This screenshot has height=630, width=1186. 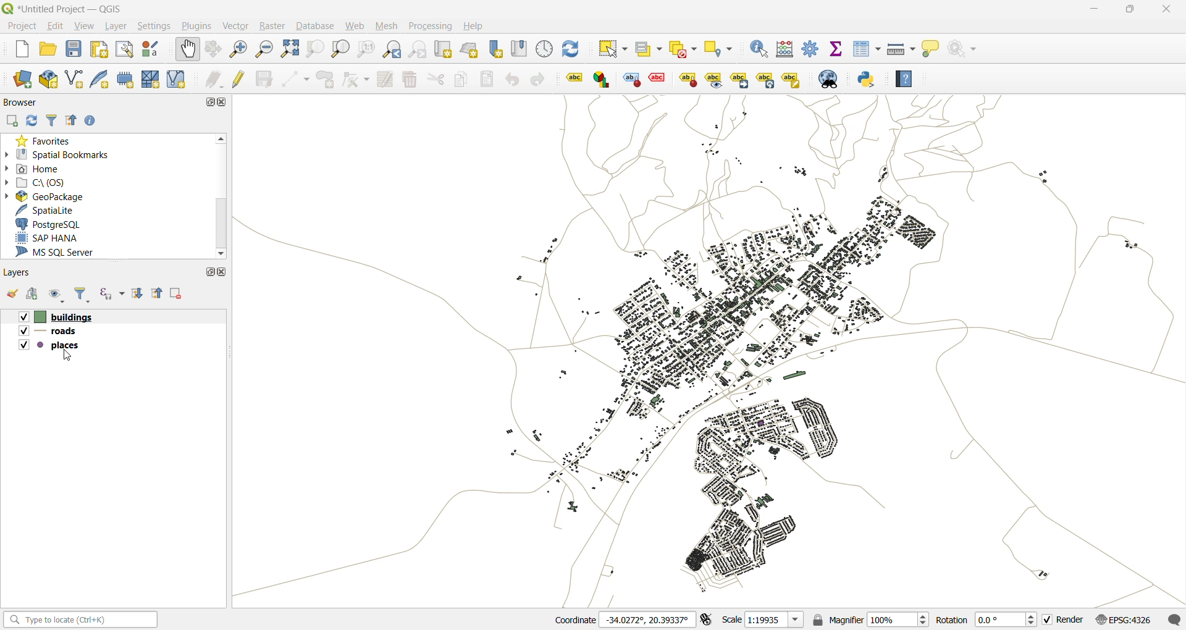 I want to click on open, so click(x=50, y=51).